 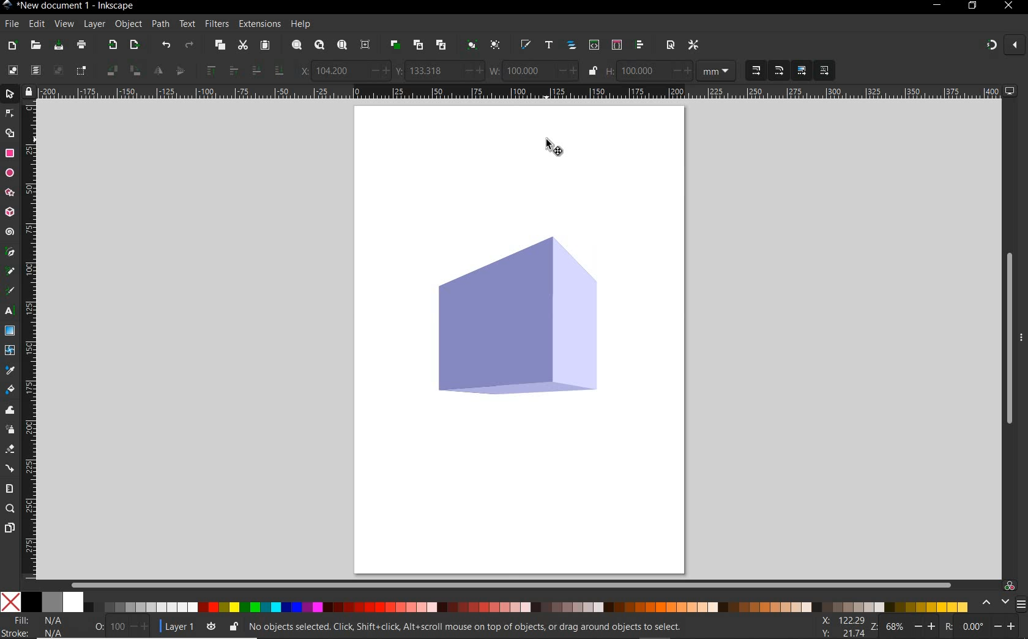 I want to click on when scaling, so click(x=779, y=70).